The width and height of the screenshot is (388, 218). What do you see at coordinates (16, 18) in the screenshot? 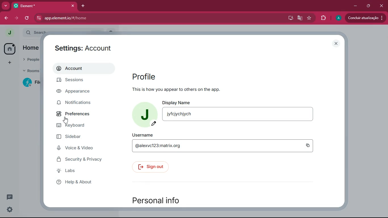
I see `forward` at bounding box center [16, 18].